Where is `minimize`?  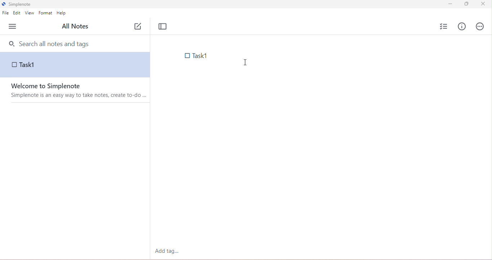 minimize is located at coordinates (451, 4).